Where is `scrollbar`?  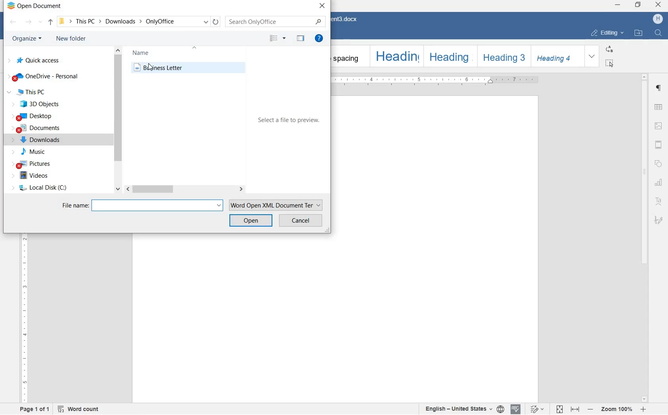
scrollbar is located at coordinates (645, 238).